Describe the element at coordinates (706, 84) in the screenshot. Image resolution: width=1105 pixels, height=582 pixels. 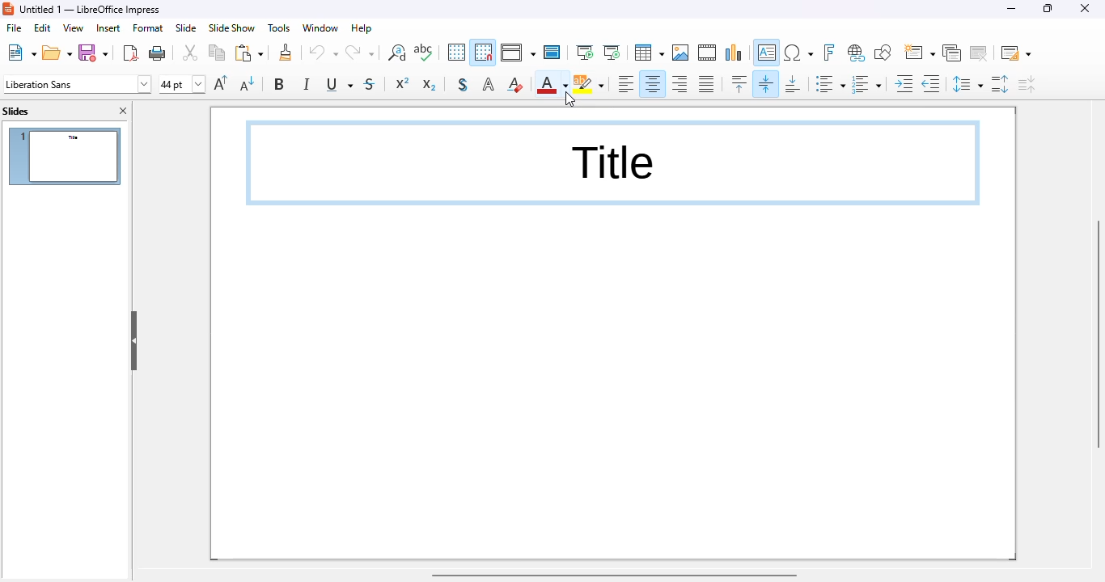
I see `justified` at that location.